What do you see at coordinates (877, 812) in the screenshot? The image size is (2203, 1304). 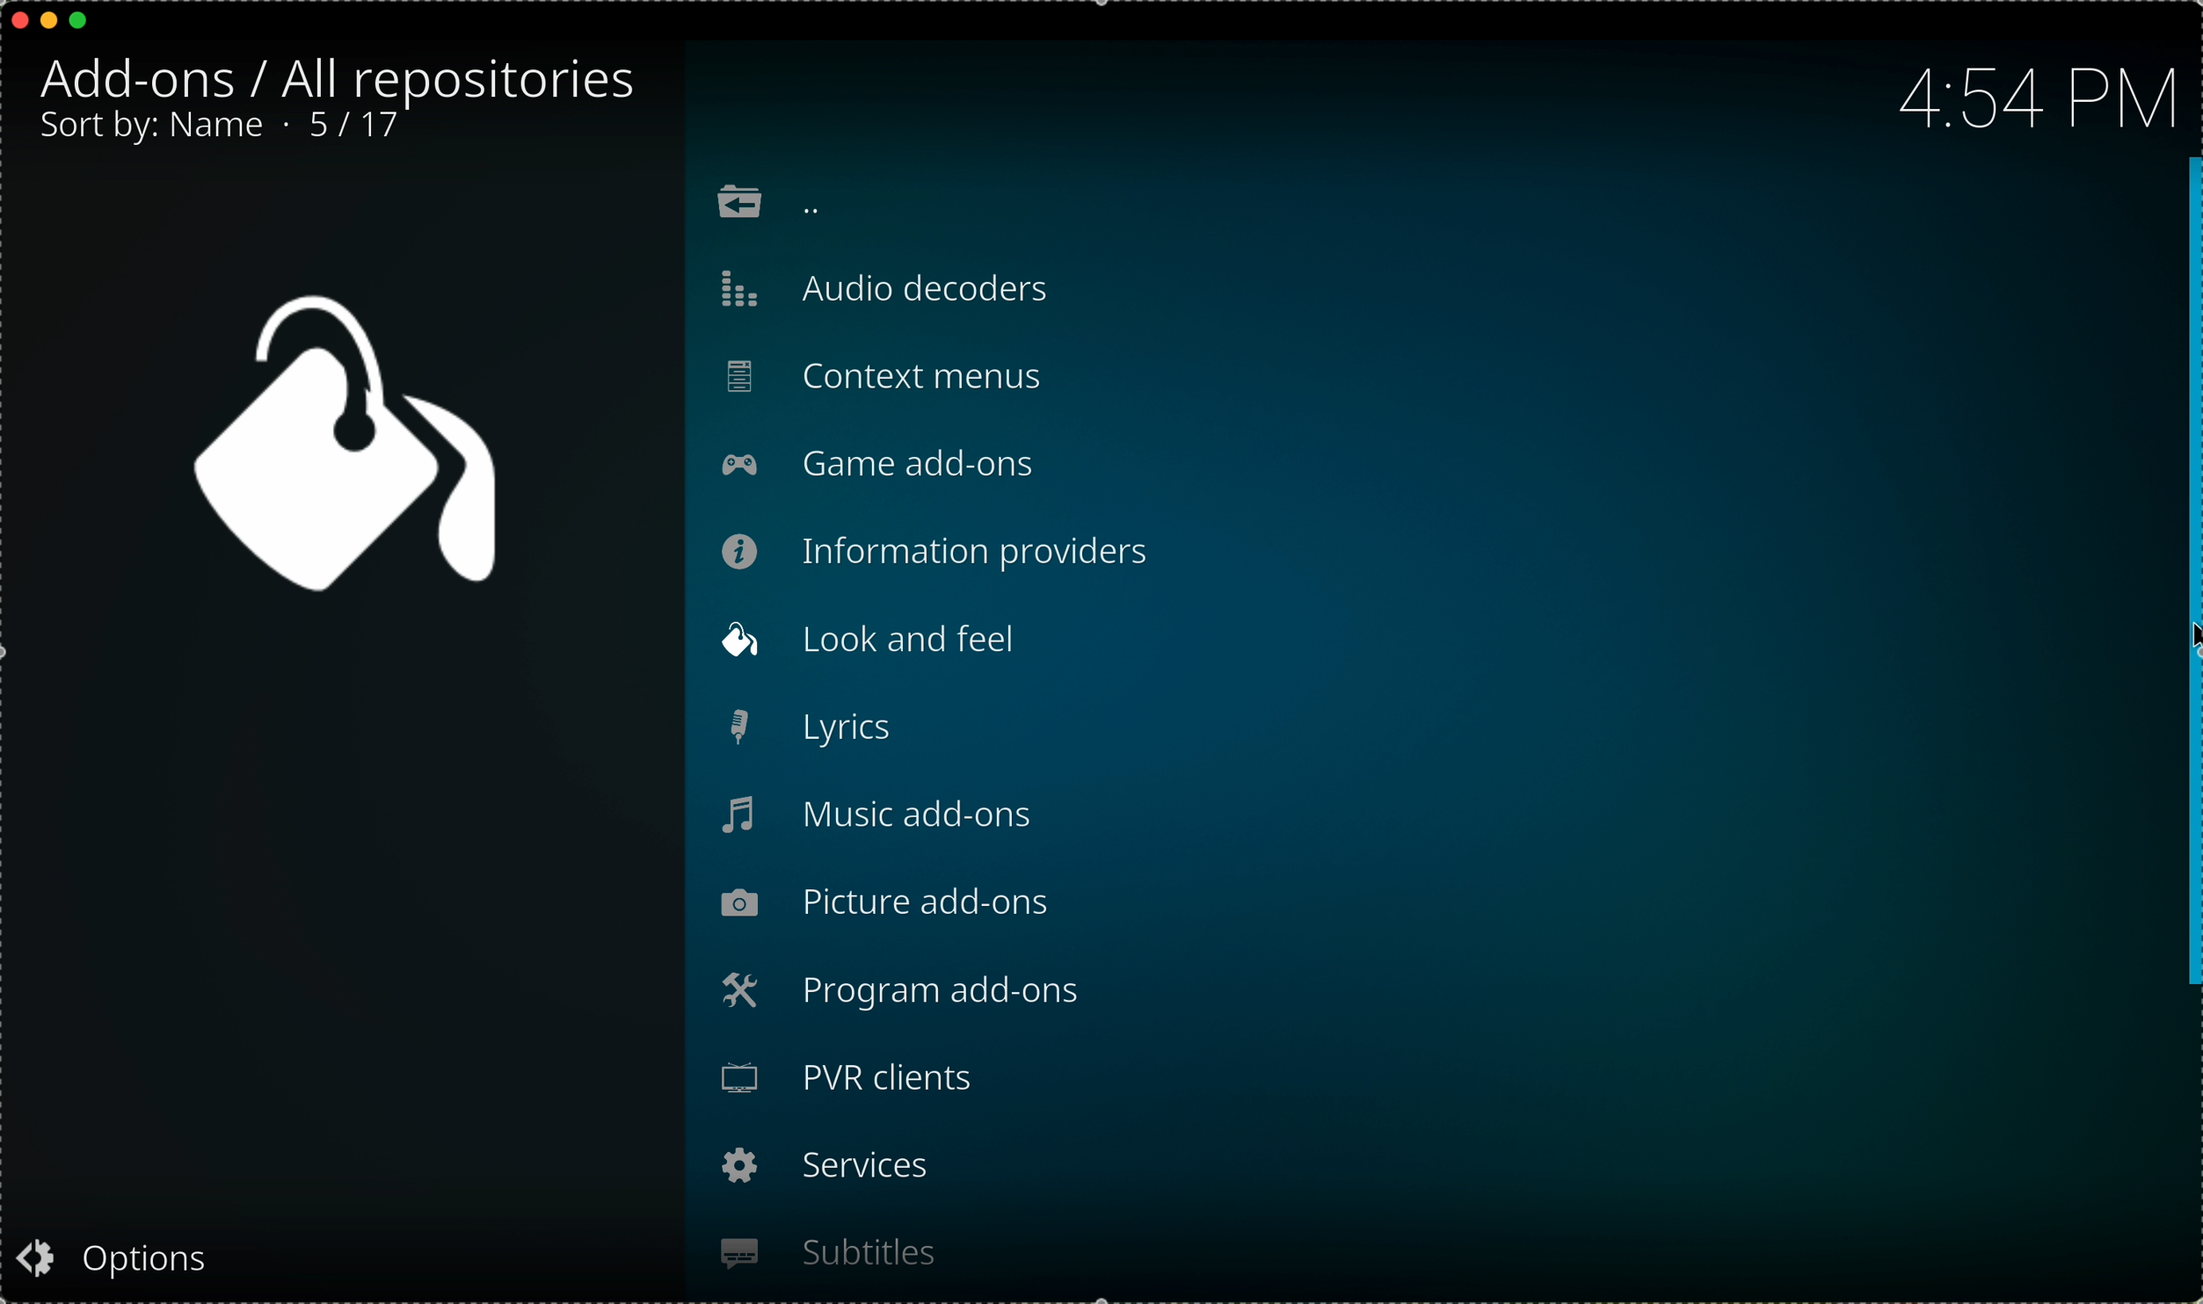 I see `music add-ons` at bounding box center [877, 812].